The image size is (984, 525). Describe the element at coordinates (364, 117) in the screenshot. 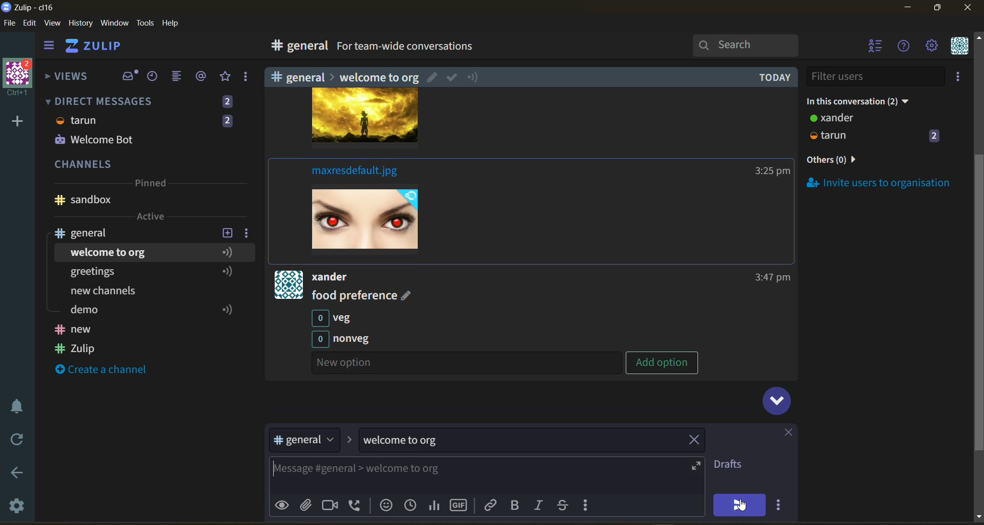

I see `image` at that location.